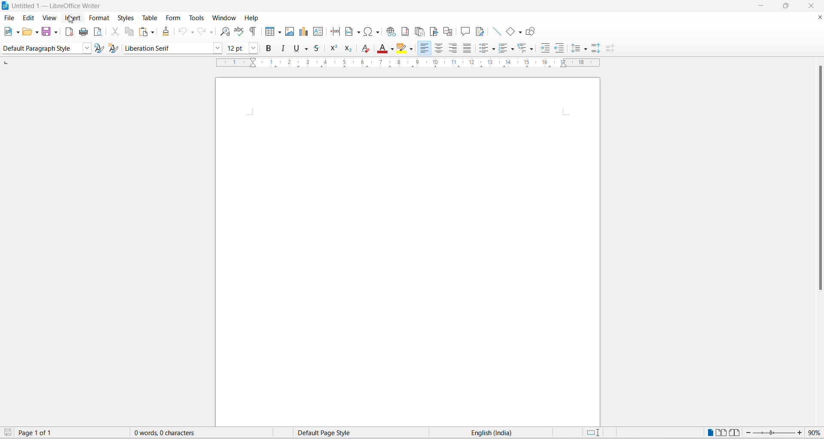 The image size is (824, 439). What do you see at coordinates (503, 49) in the screenshot?
I see `toggle ordered list options` at bounding box center [503, 49].